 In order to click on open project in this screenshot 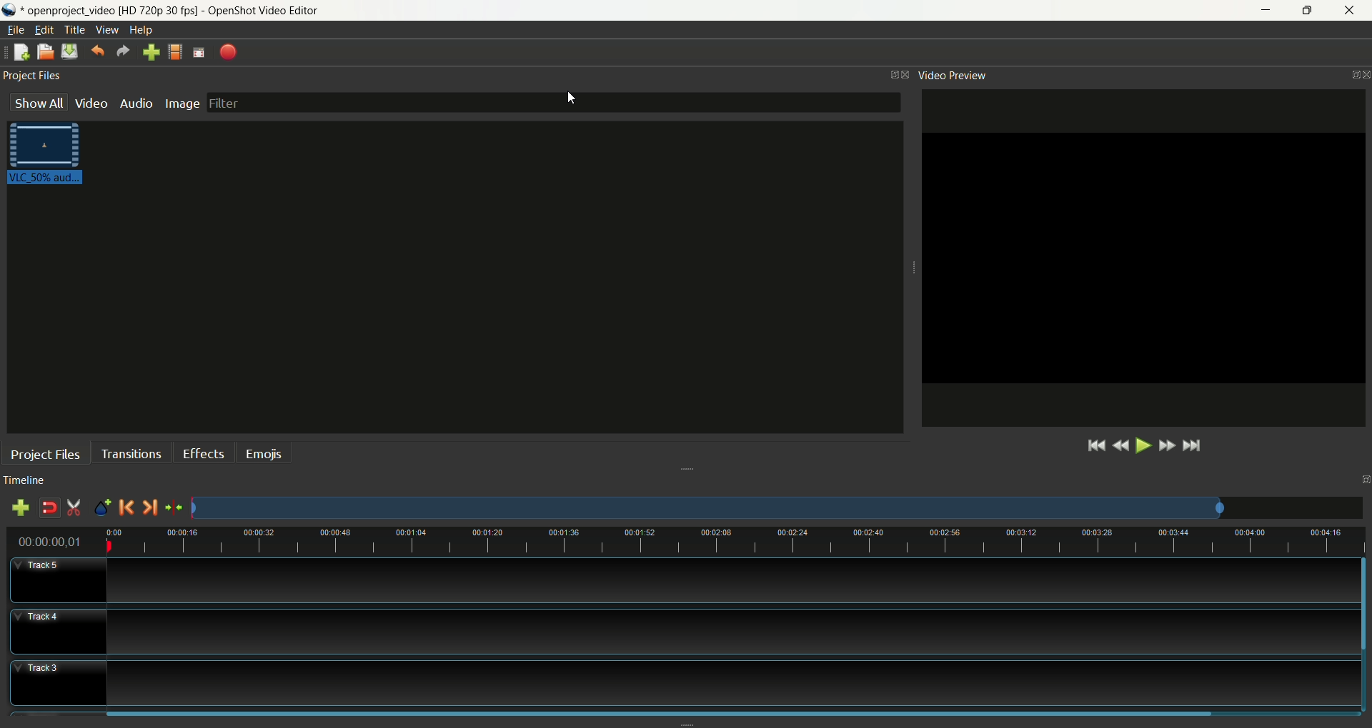, I will do `click(45, 54)`.